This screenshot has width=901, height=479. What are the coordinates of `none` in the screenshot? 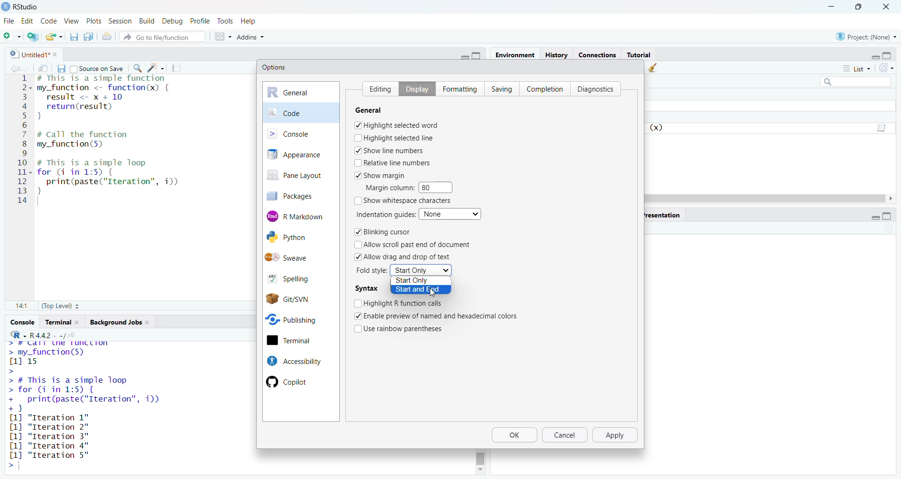 It's located at (452, 213).